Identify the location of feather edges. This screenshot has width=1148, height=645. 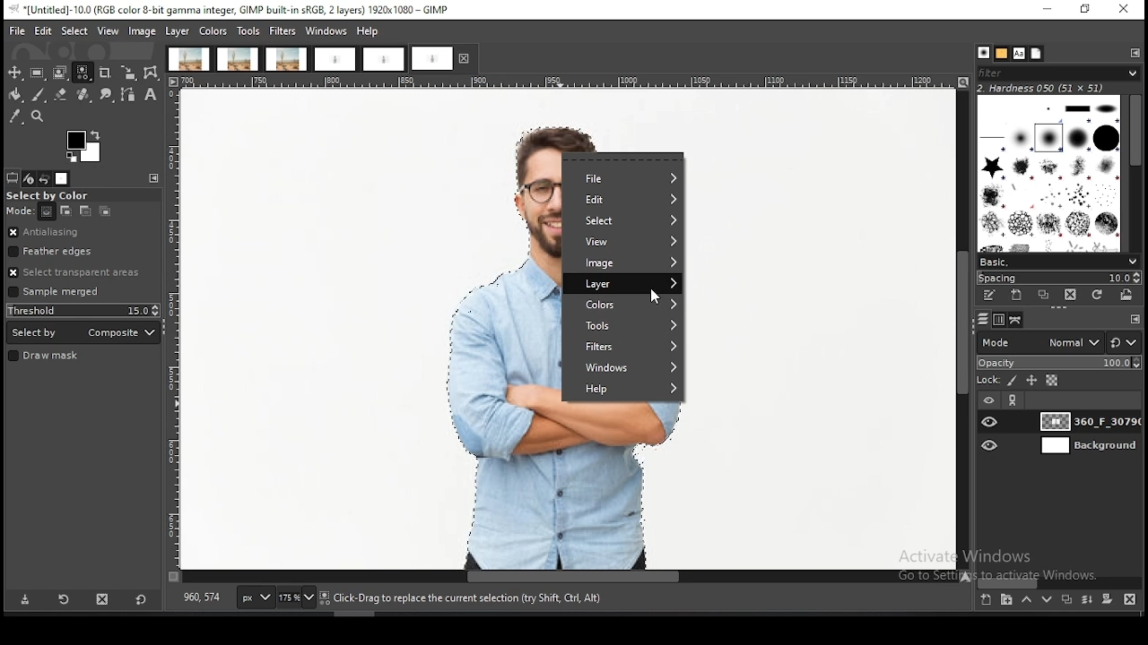
(84, 251).